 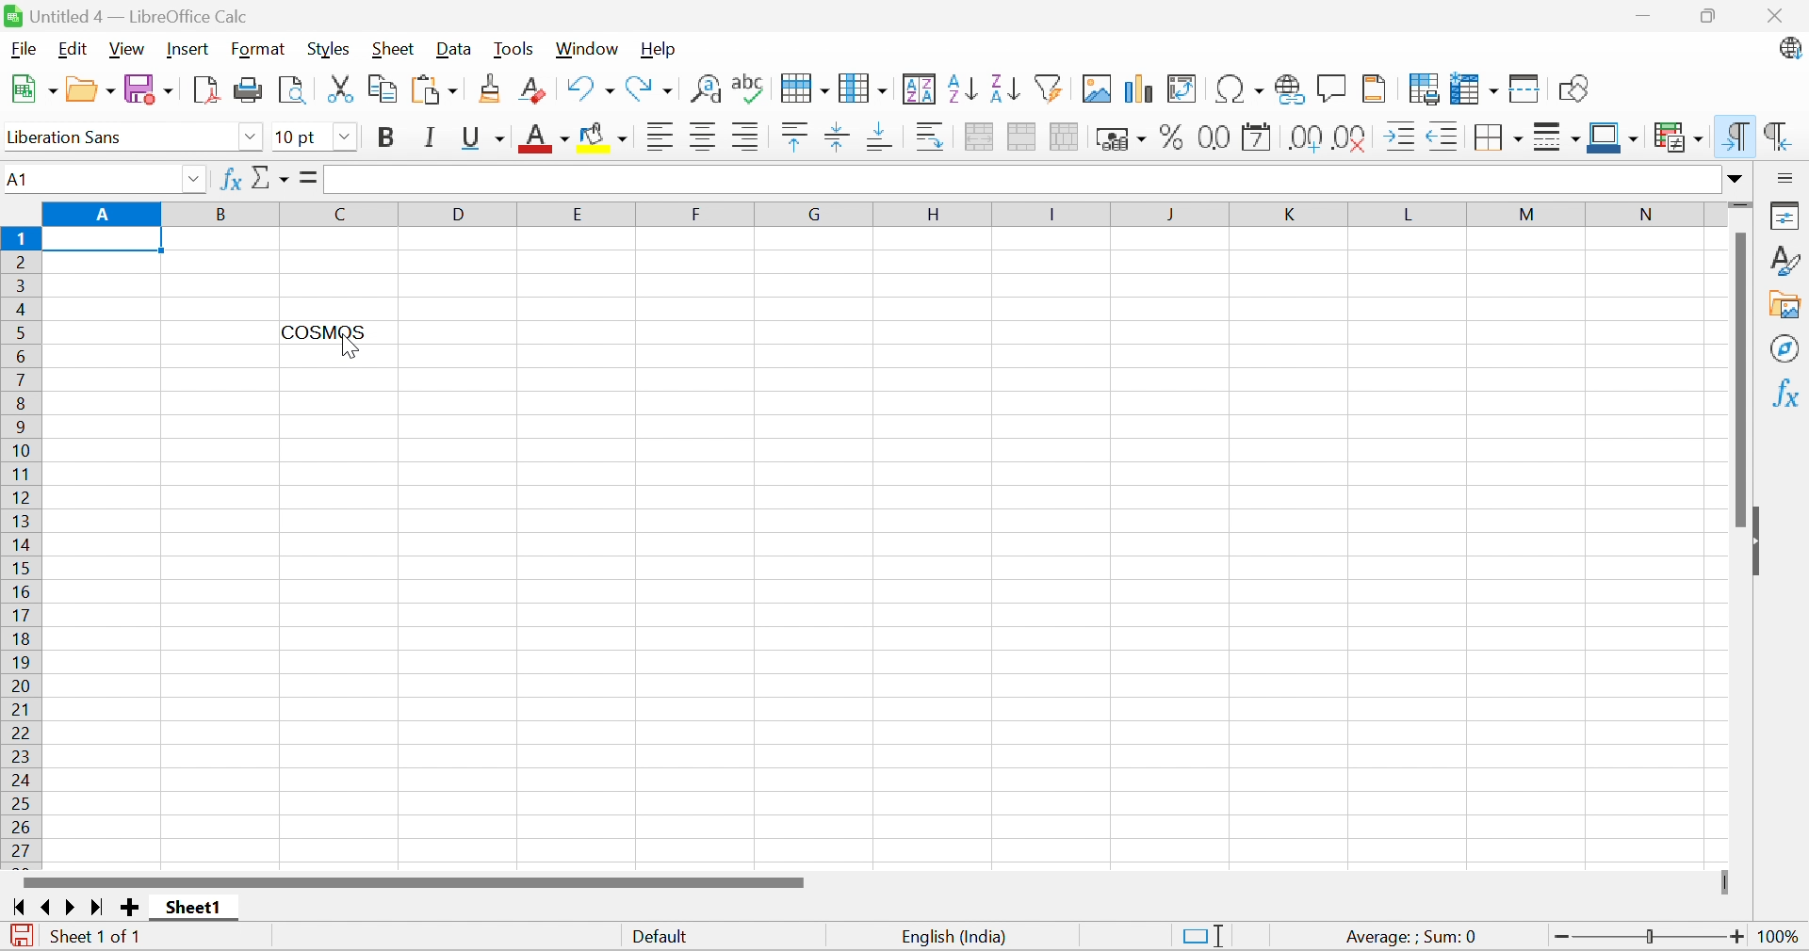 What do you see at coordinates (455, 49) in the screenshot?
I see `Data` at bounding box center [455, 49].